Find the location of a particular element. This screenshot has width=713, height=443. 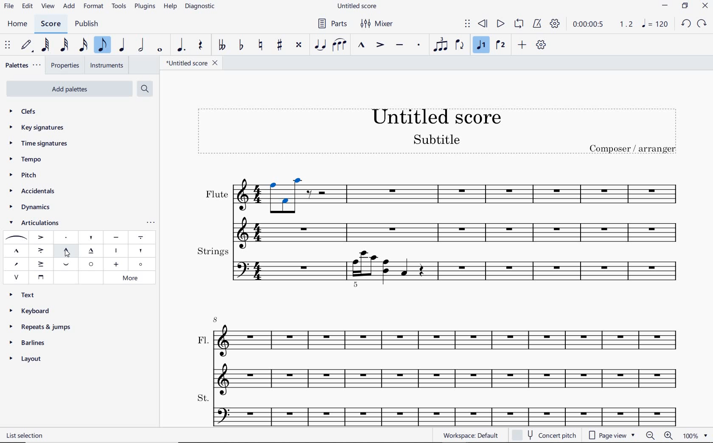

PARTS is located at coordinates (332, 24).